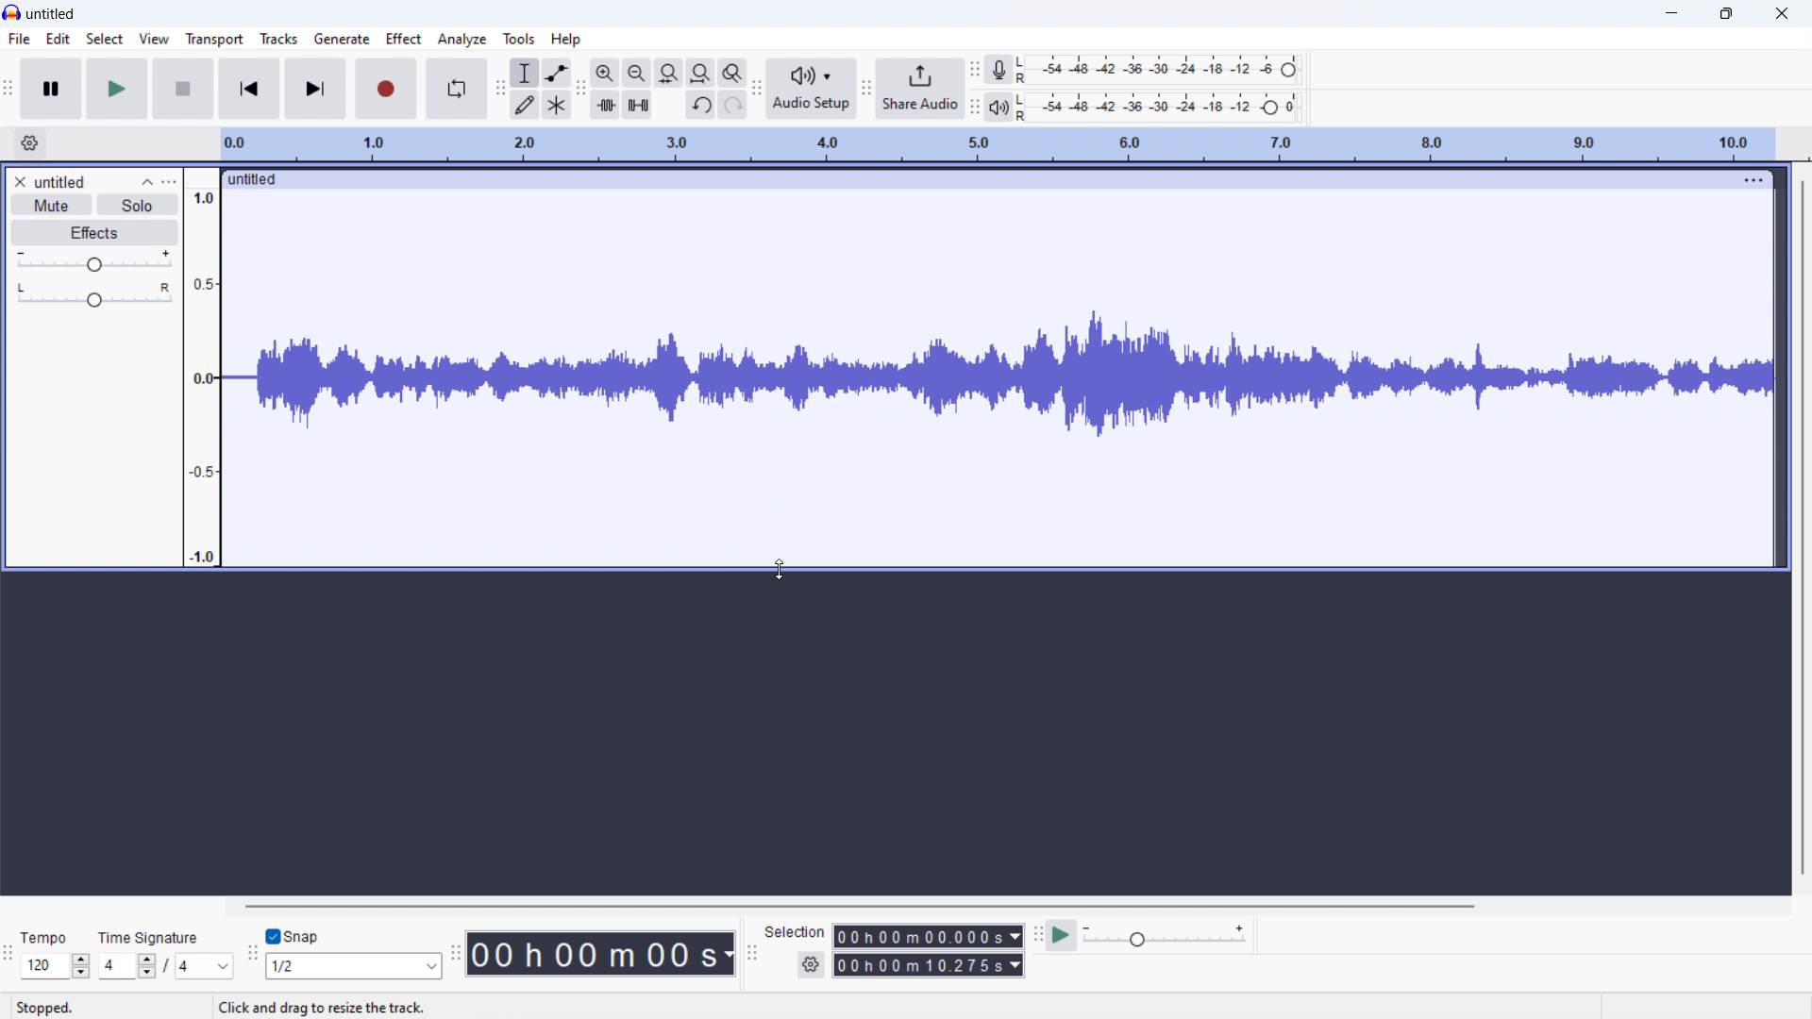 The height and width of the screenshot is (1019, 1812). Describe the element at coordinates (606, 105) in the screenshot. I see `trim audio oitside selection` at that location.